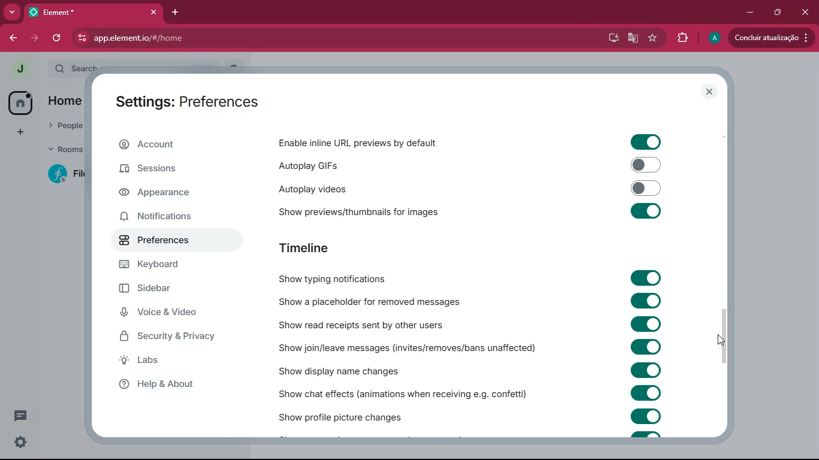  Describe the element at coordinates (59, 38) in the screenshot. I see `refresh` at that location.